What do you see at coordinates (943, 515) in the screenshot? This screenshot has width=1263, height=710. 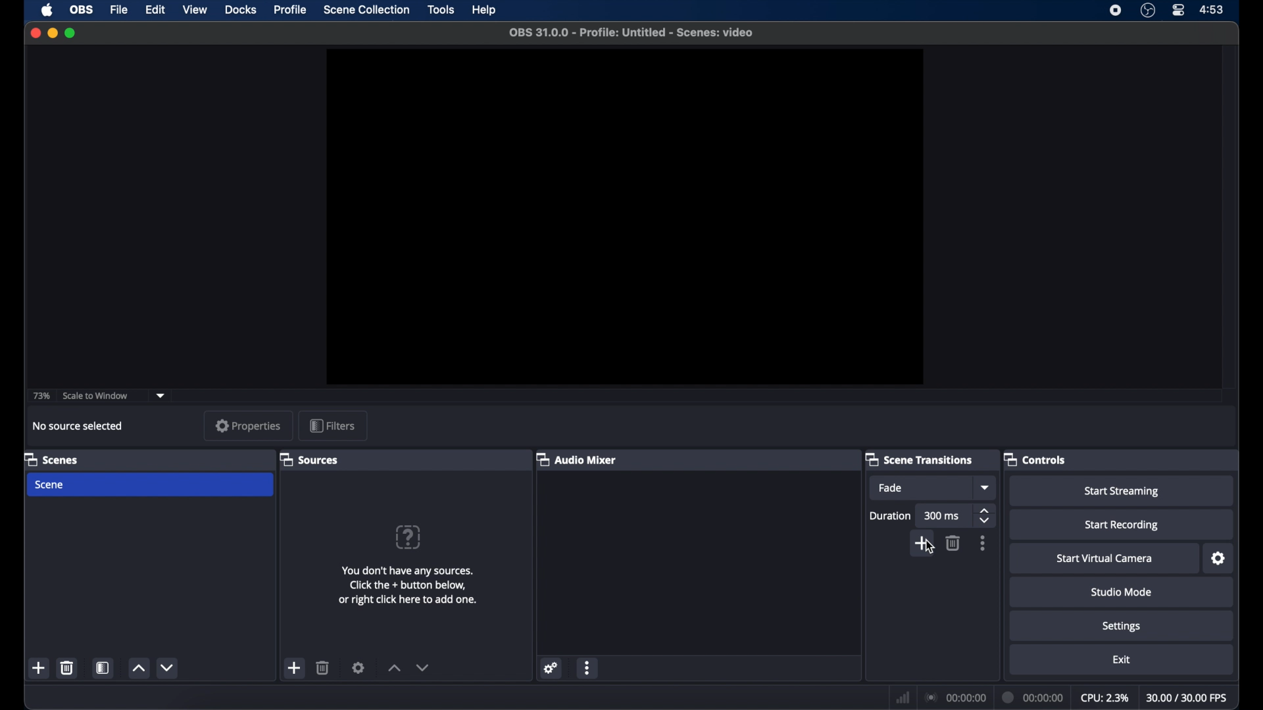 I see `300 ms` at bounding box center [943, 515].